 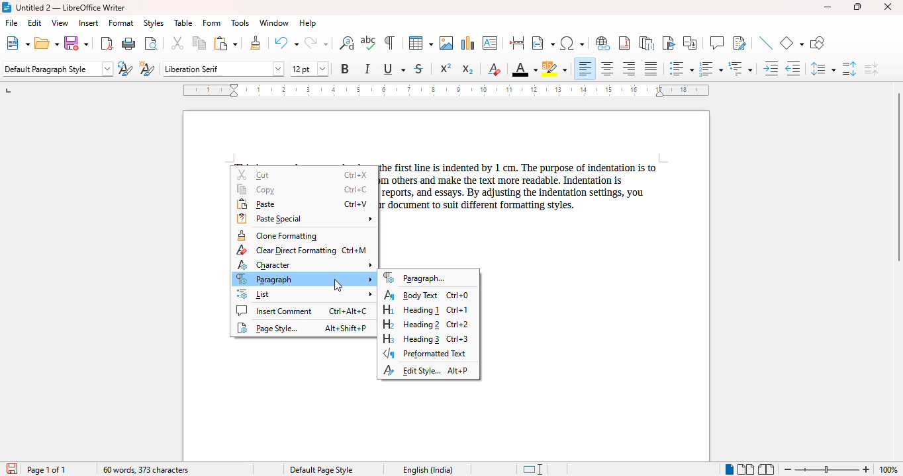 What do you see at coordinates (301, 328) in the screenshot?
I see `page style` at bounding box center [301, 328].